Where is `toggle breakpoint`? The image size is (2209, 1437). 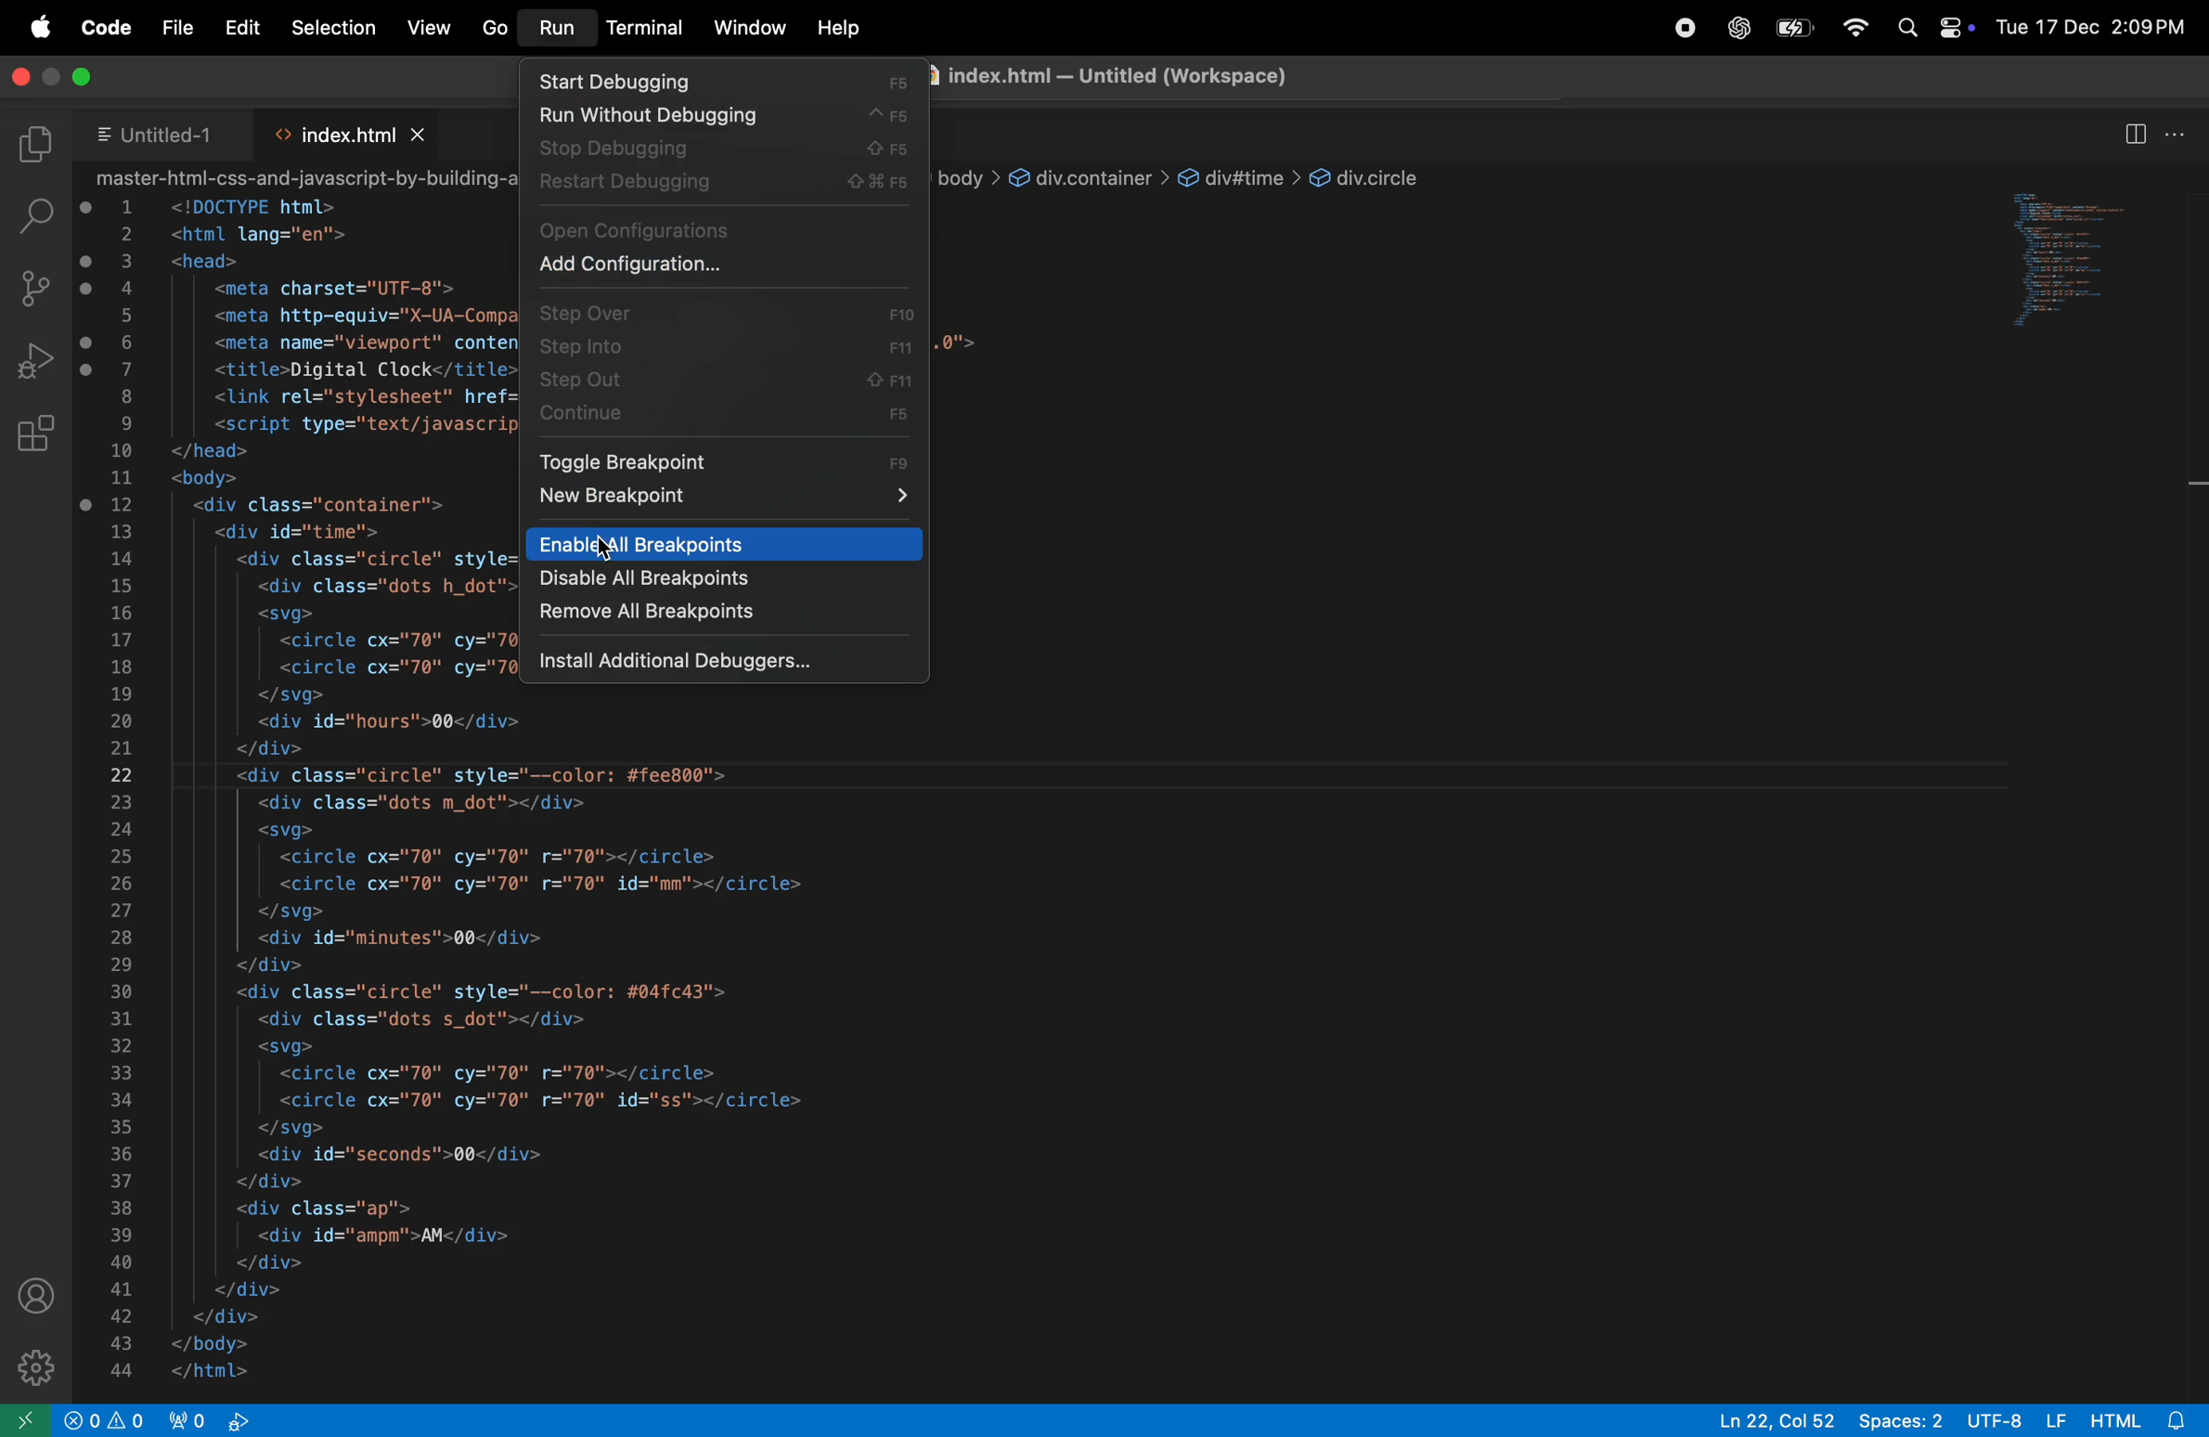
toggle breakpoint is located at coordinates (725, 462).